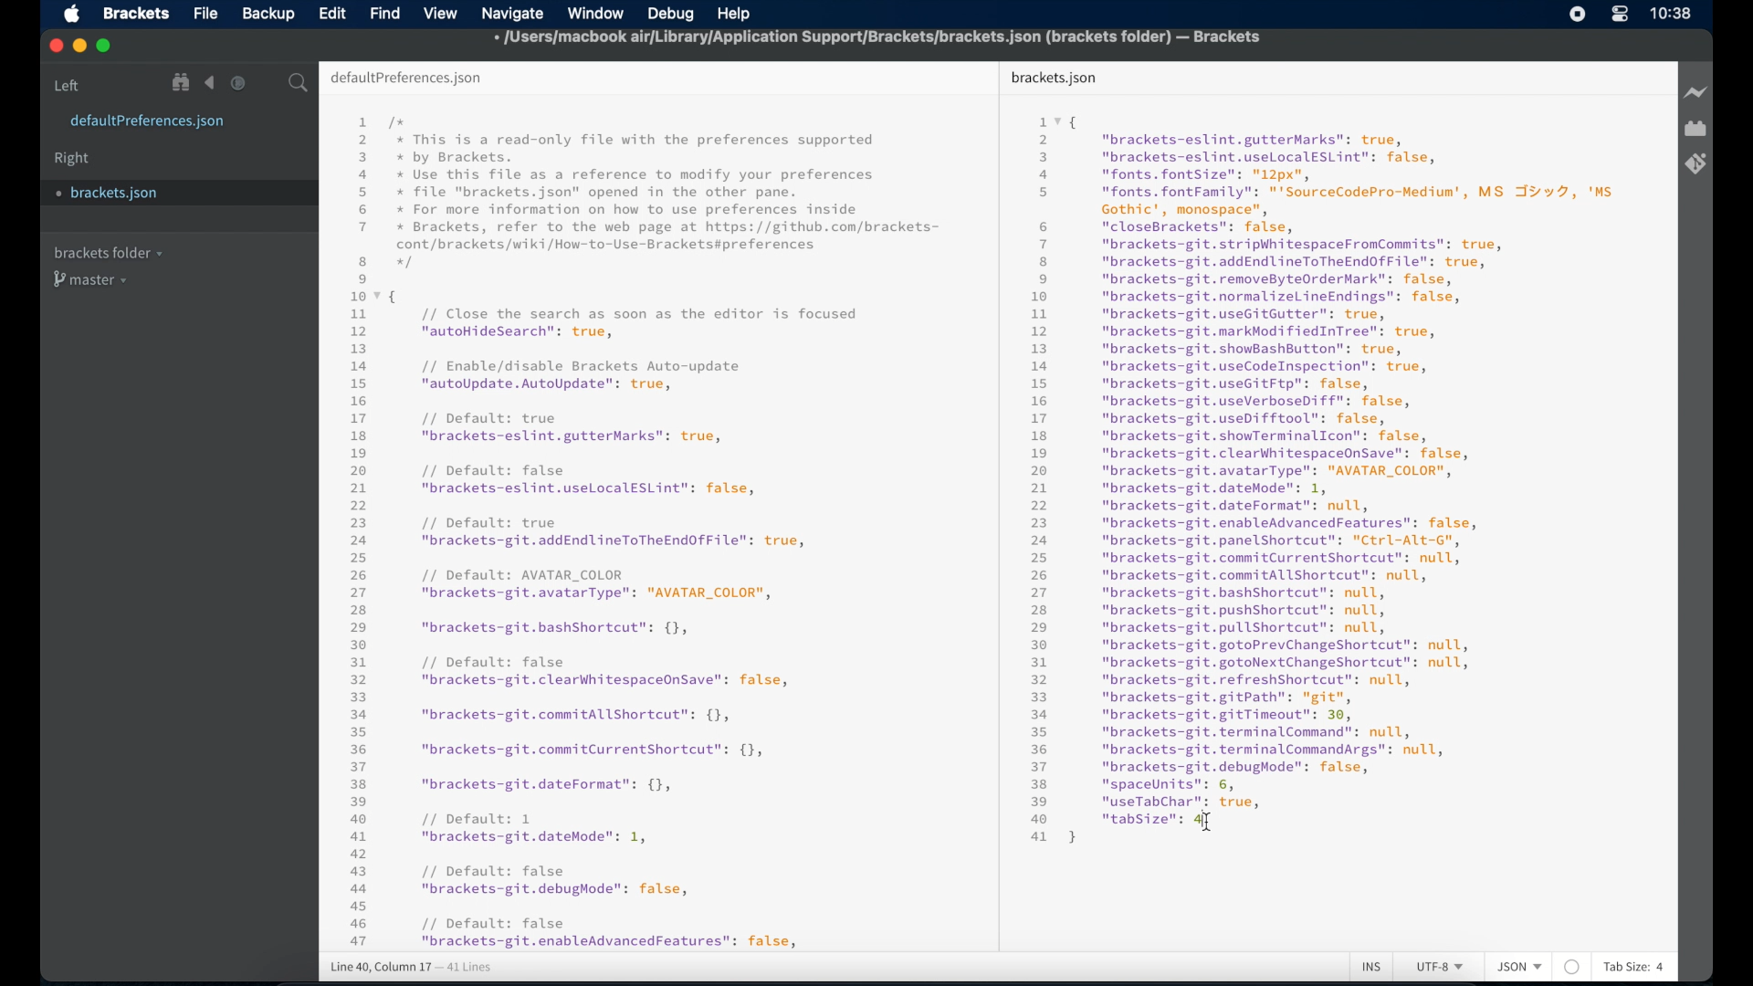  What do you see at coordinates (268, 14) in the screenshot?
I see `backup` at bounding box center [268, 14].